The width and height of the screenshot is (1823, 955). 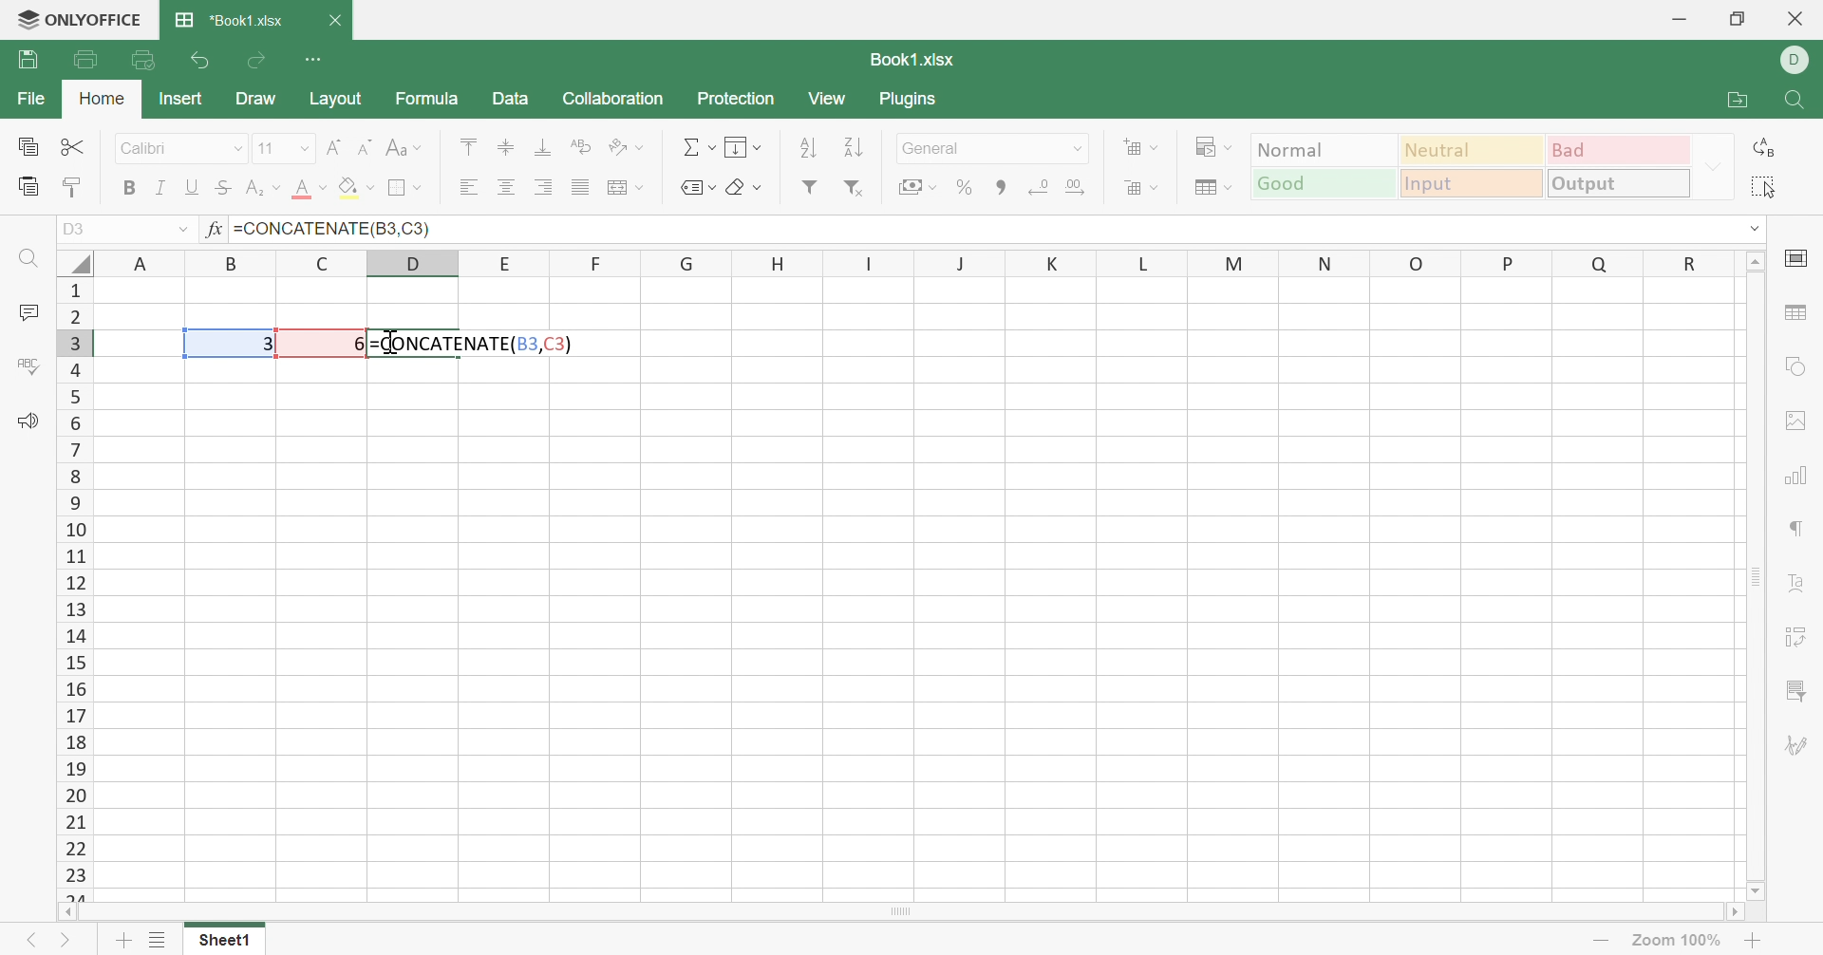 What do you see at coordinates (334, 20) in the screenshot?
I see `Close` at bounding box center [334, 20].